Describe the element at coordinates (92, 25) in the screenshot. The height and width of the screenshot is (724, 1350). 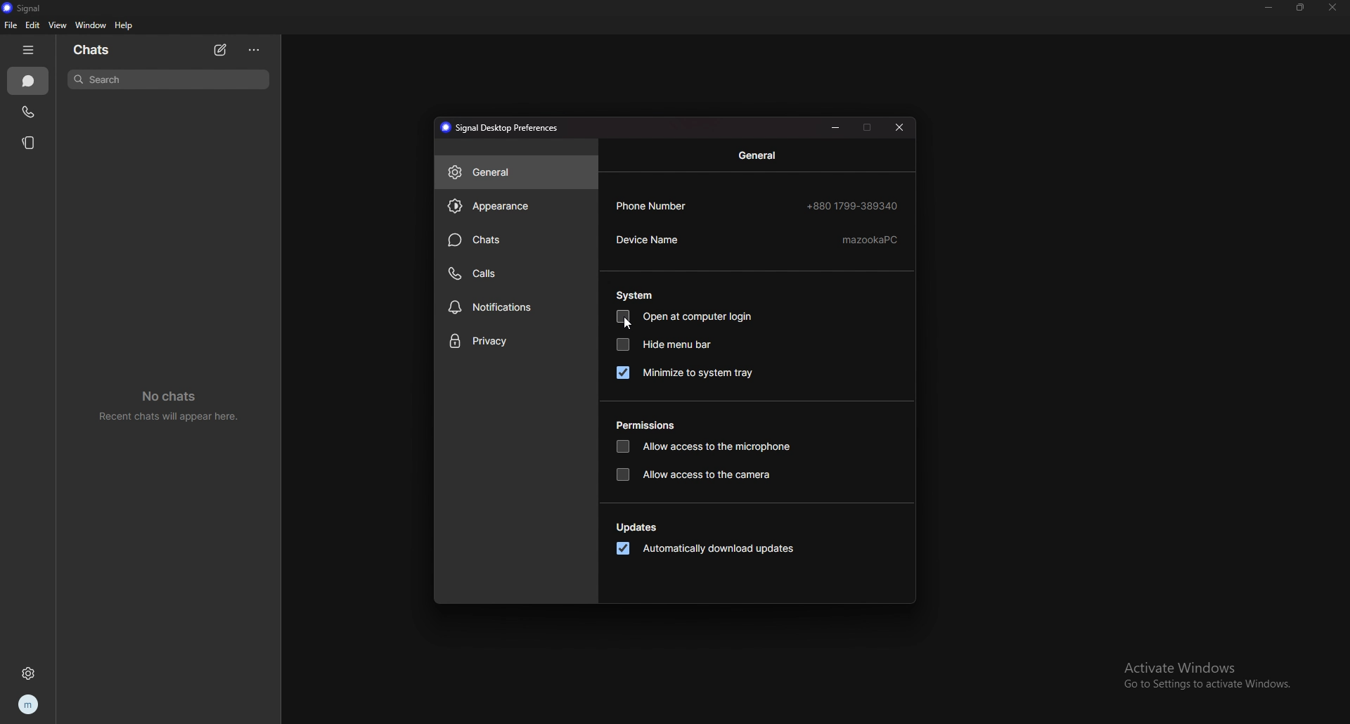
I see `window` at that location.